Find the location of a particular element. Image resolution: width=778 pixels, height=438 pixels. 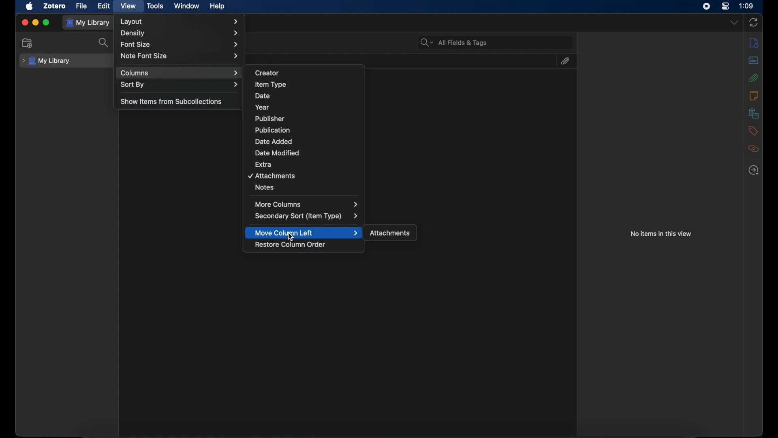

tags is located at coordinates (753, 130).